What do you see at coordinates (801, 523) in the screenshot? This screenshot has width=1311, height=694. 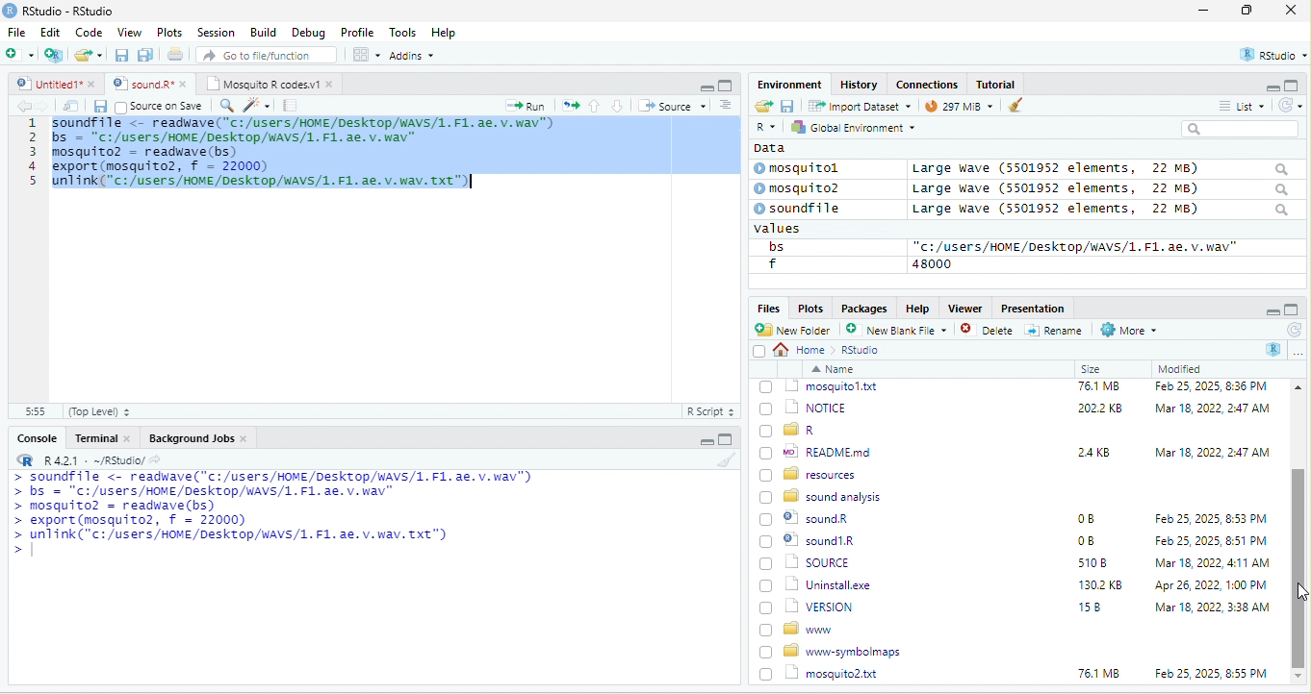 I see `(7) 1 NOTICE` at bounding box center [801, 523].